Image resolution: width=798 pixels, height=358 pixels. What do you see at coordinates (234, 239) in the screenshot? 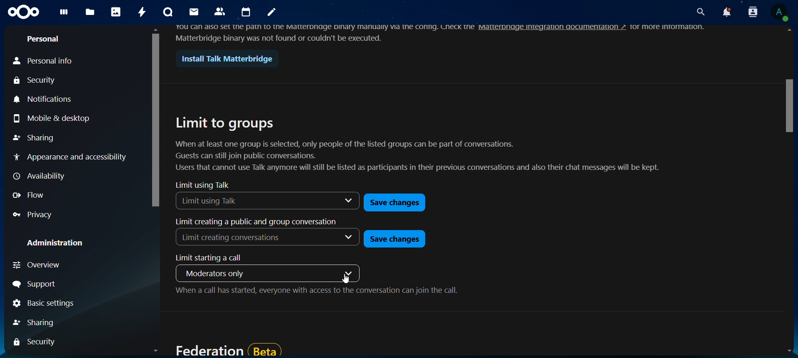
I see `Limit creating conversations selected` at bounding box center [234, 239].